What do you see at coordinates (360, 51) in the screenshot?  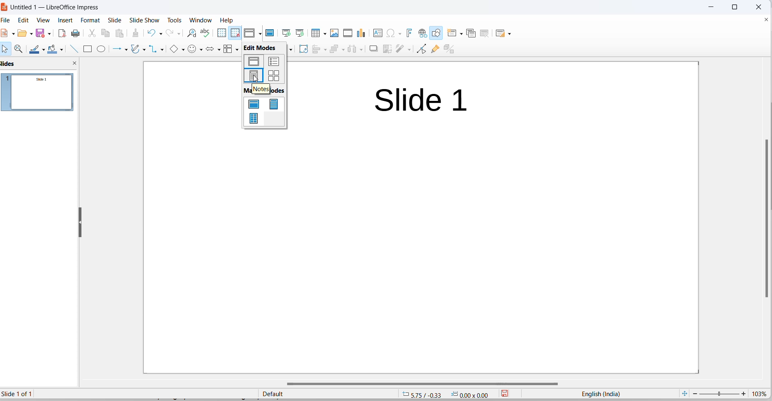 I see `distribute object options` at bounding box center [360, 51].